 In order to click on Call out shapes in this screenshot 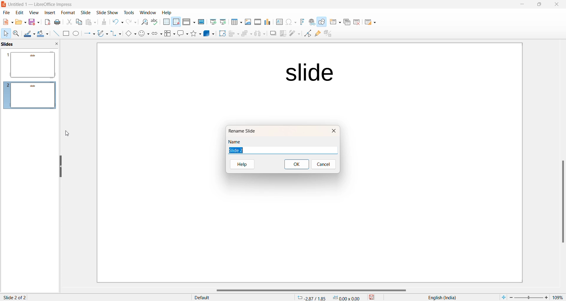, I will do `click(182, 34)`.